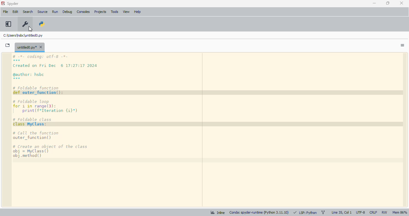  Describe the element at coordinates (342, 212) in the screenshot. I see `line 35, col 1` at that location.